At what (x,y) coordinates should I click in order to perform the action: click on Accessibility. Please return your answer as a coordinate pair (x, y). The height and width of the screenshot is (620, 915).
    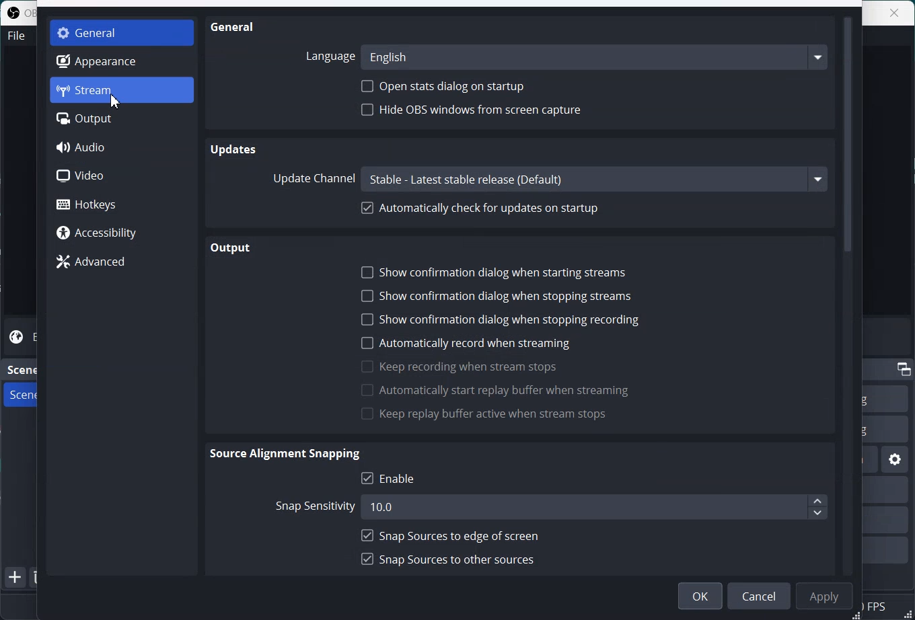
    Looking at the image, I should click on (121, 234).